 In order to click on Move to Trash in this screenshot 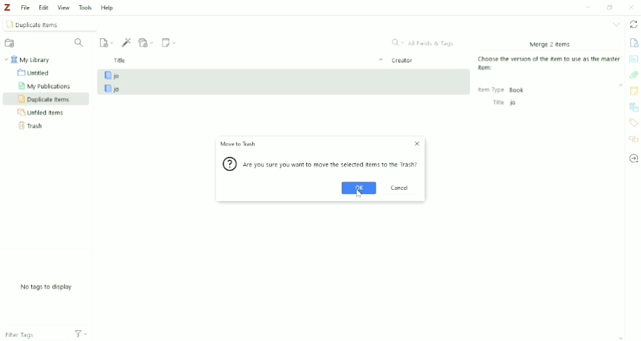, I will do `click(238, 145)`.